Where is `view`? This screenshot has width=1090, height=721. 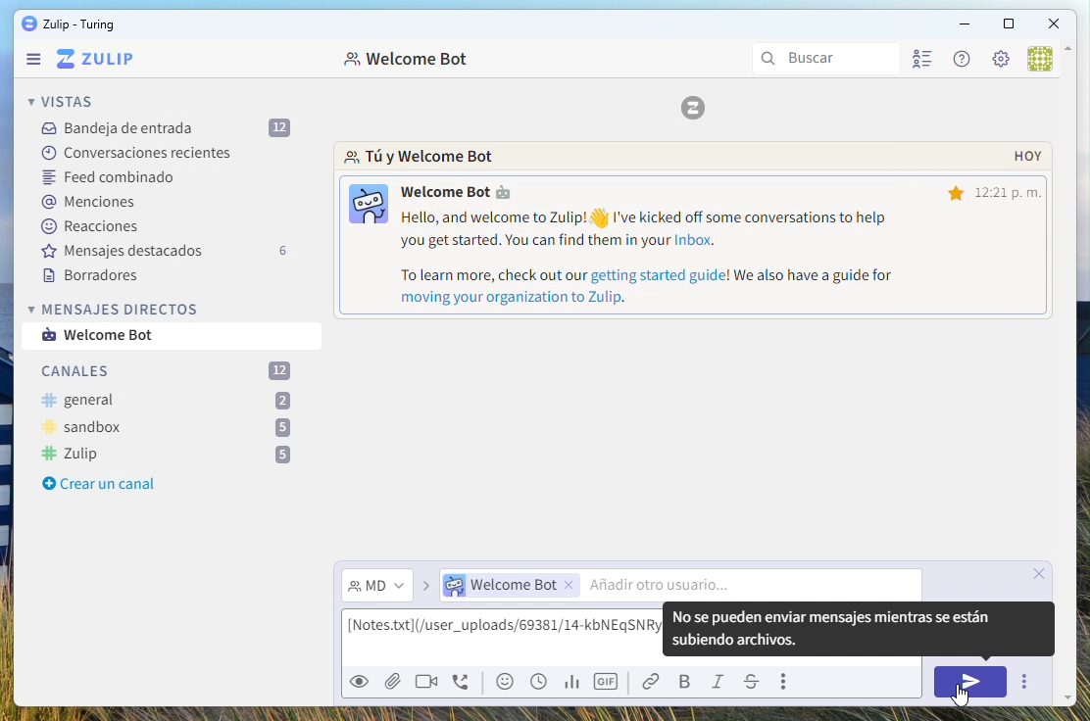 view is located at coordinates (358, 685).